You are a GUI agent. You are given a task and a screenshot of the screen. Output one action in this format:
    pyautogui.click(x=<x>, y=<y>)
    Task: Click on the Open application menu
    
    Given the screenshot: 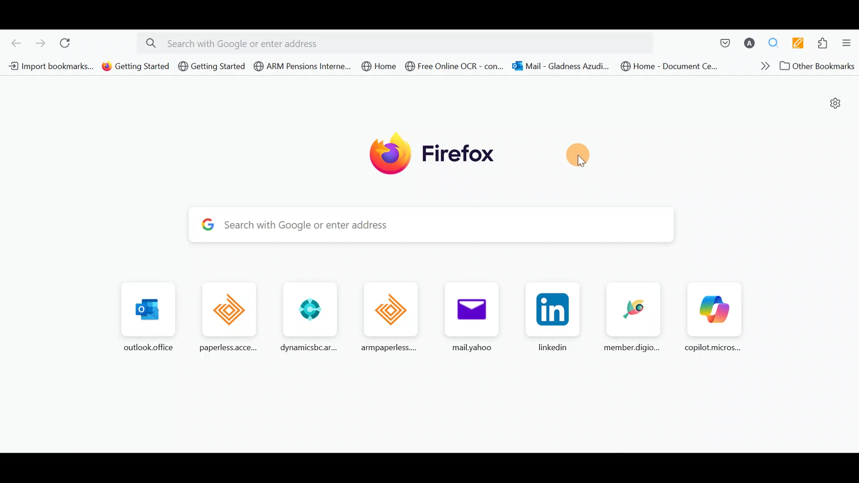 What is the action you would take?
    pyautogui.click(x=848, y=41)
    